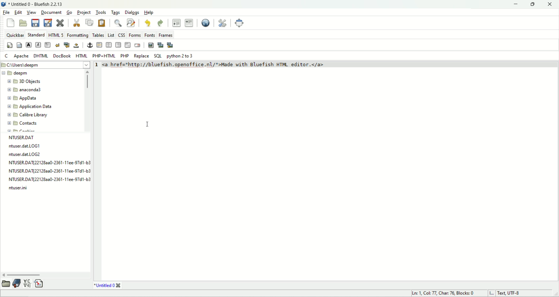 The width and height of the screenshot is (559, 297). Describe the element at coordinates (38, 44) in the screenshot. I see `emphasize` at that location.